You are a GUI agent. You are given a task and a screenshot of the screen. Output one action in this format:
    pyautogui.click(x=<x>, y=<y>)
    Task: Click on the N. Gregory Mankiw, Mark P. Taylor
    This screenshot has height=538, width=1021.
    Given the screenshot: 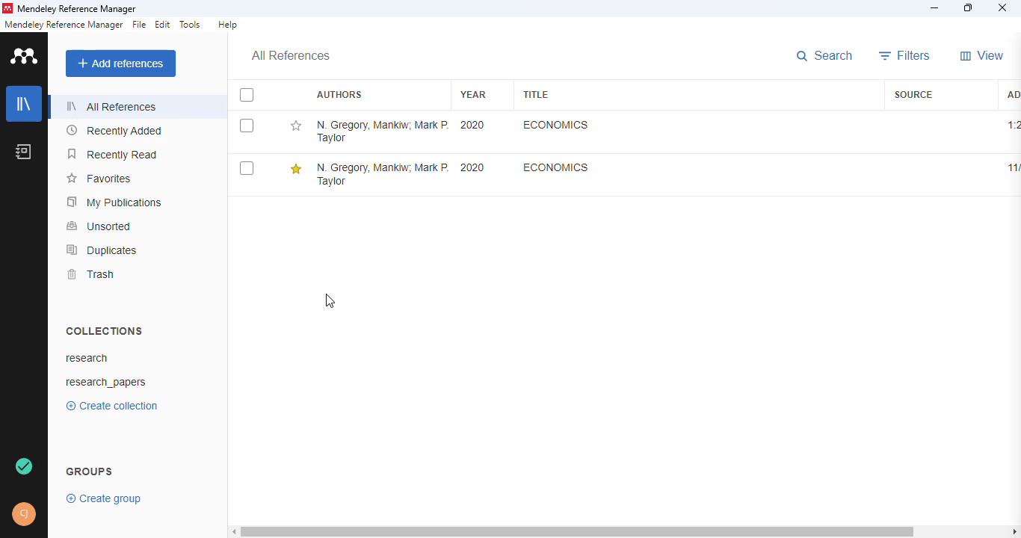 What is the action you would take?
    pyautogui.click(x=382, y=132)
    